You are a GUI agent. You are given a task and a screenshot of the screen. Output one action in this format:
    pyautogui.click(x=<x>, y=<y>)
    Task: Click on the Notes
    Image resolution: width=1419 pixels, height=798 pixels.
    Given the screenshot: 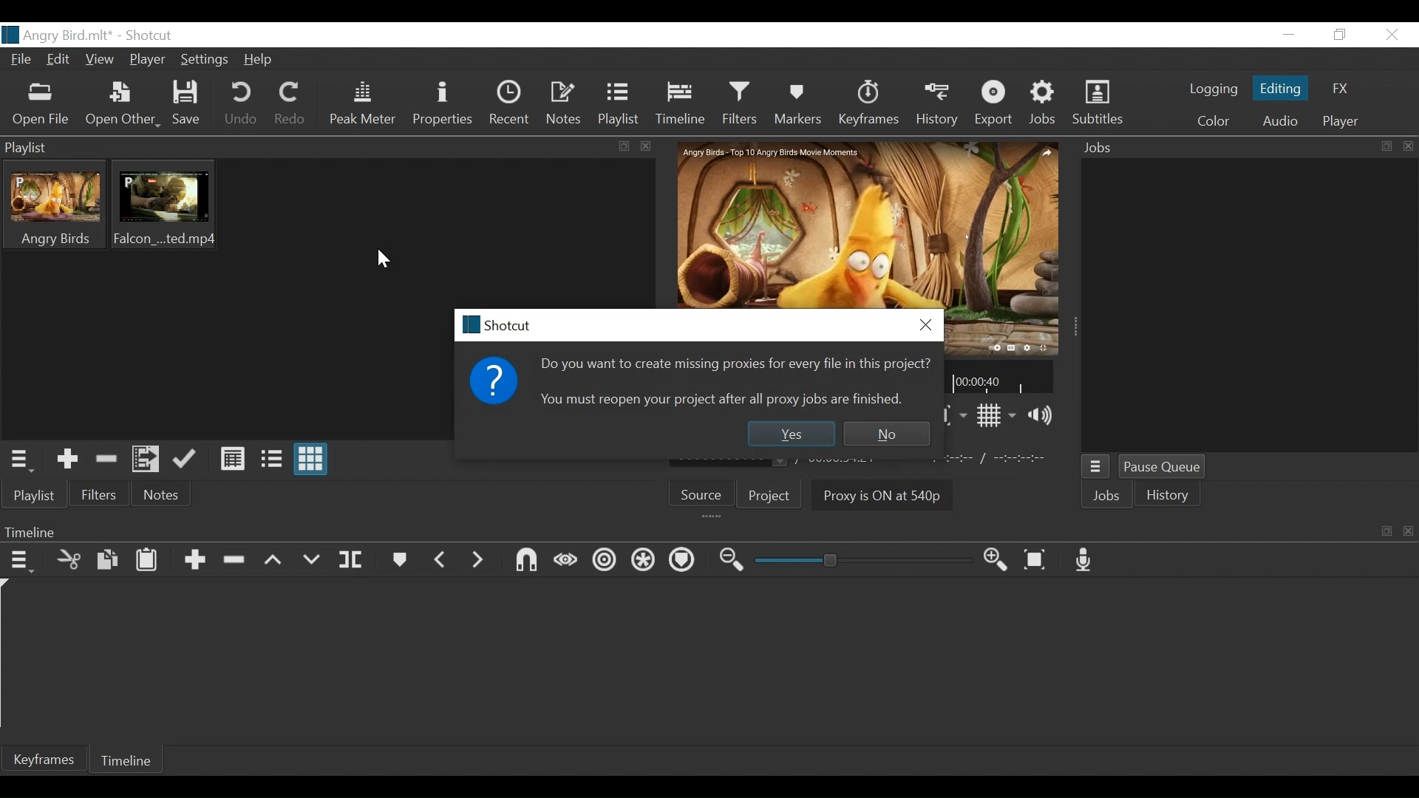 What is the action you would take?
    pyautogui.click(x=567, y=102)
    